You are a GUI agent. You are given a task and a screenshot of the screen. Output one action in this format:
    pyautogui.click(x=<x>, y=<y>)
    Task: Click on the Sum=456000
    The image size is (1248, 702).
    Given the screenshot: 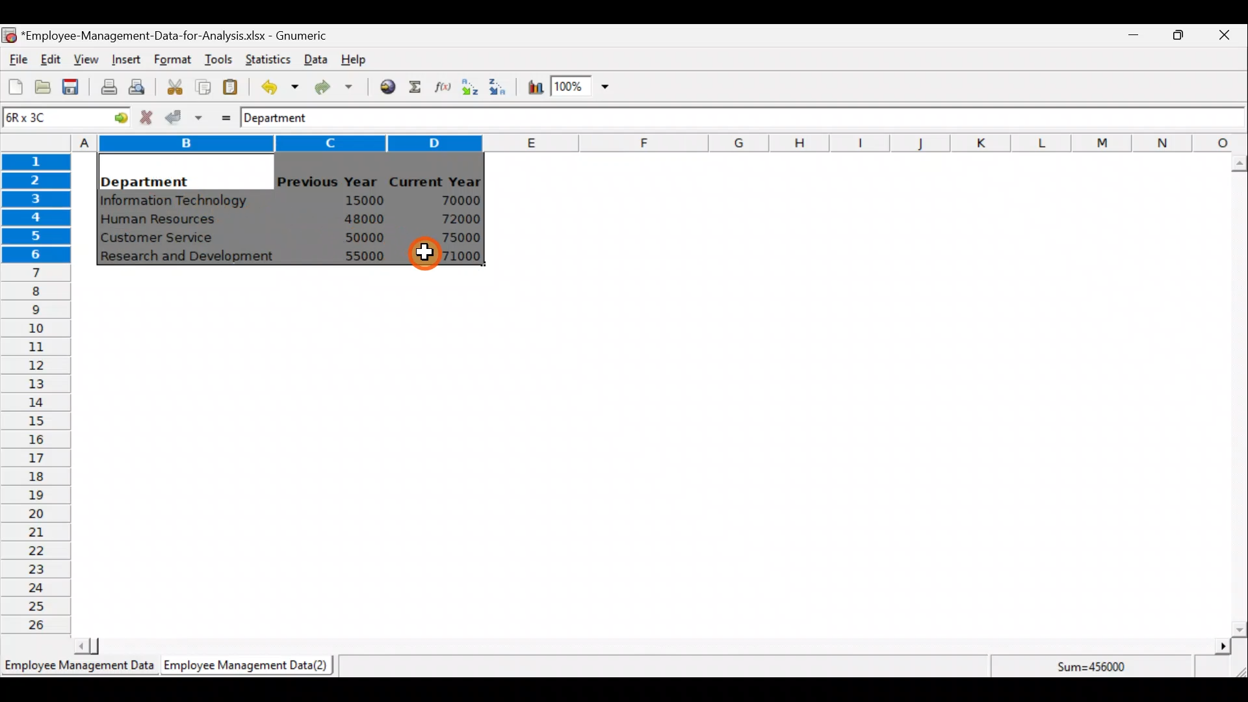 What is the action you would take?
    pyautogui.click(x=1098, y=669)
    